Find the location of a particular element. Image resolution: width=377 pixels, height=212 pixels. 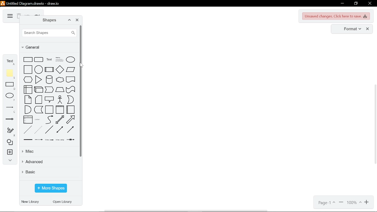

connector with label is located at coordinates (39, 140).